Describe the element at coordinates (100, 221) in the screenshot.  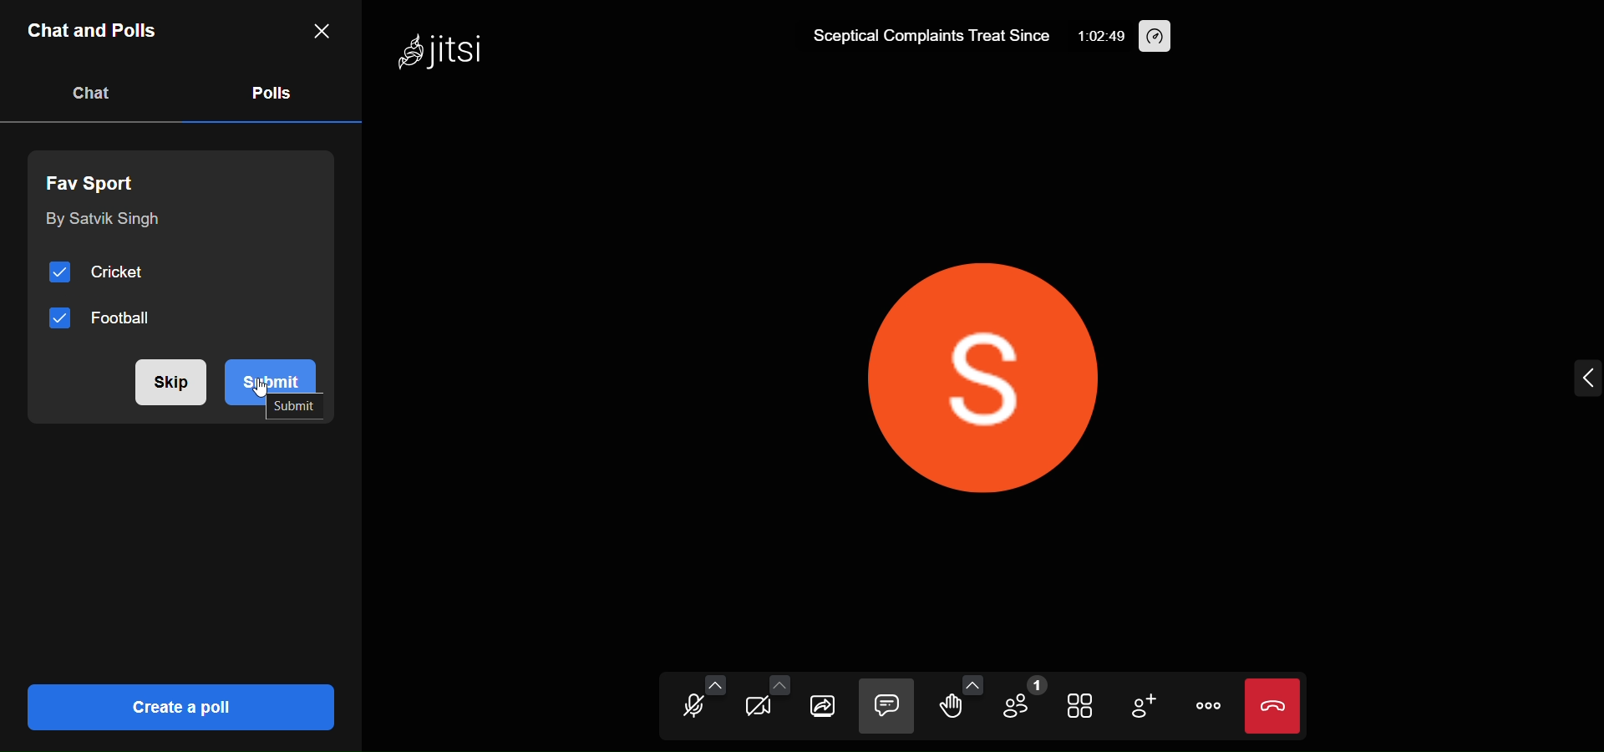
I see `by Satvik SIngh` at that location.